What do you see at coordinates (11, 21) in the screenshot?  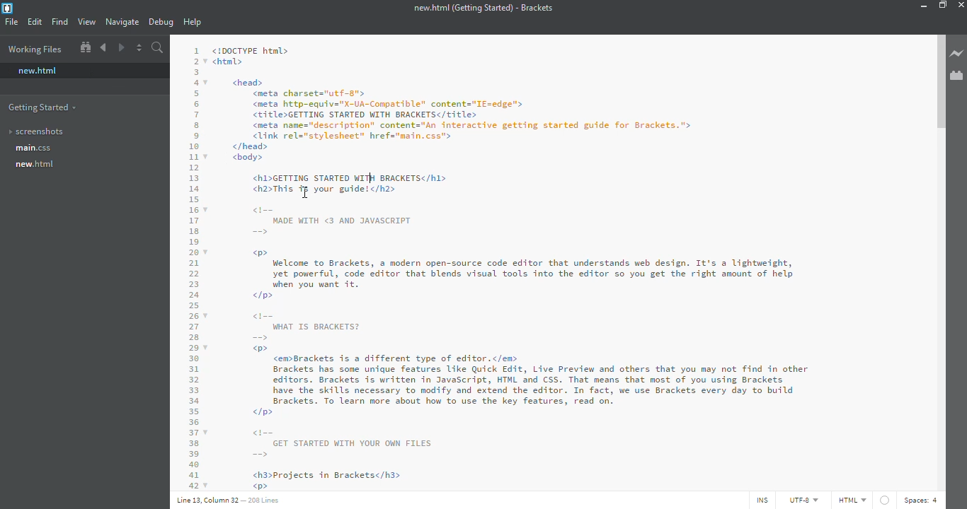 I see `file` at bounding box center [11, 21].